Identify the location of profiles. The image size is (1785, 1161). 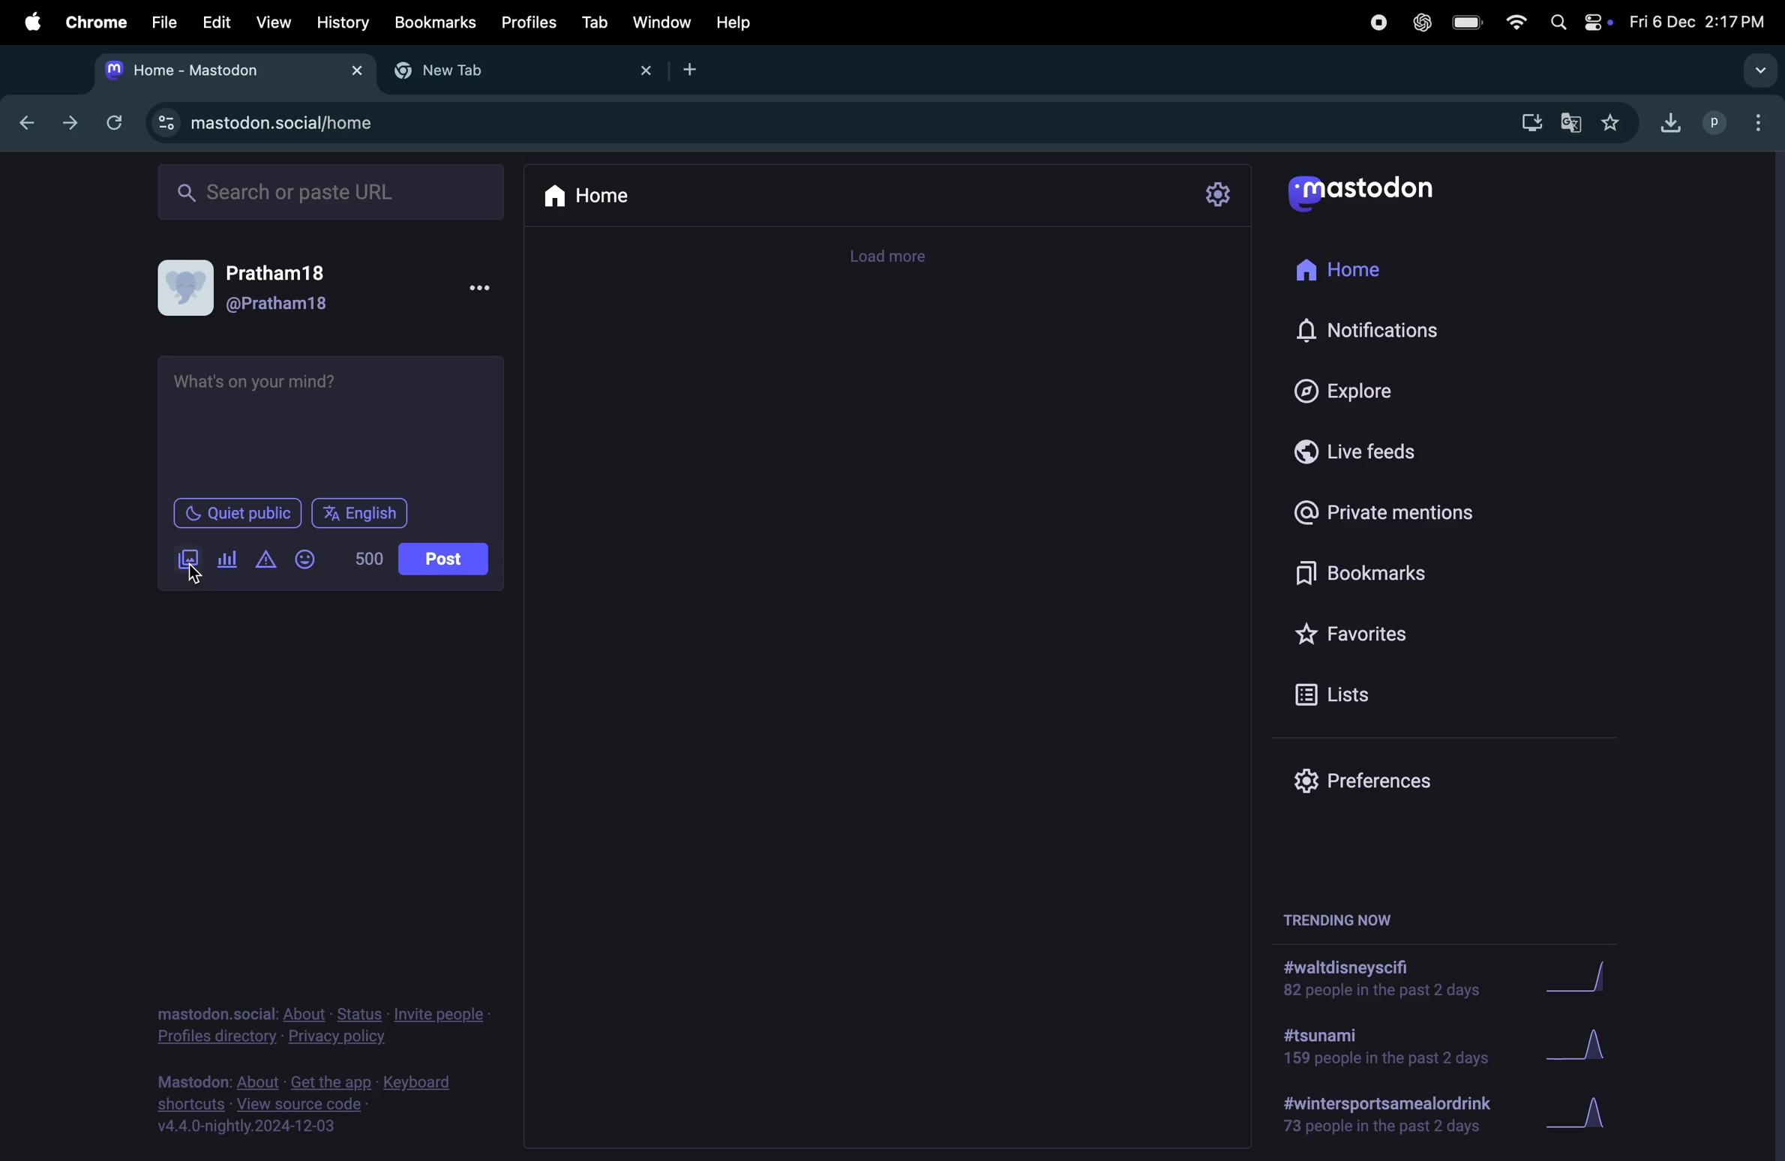
(528, 22).